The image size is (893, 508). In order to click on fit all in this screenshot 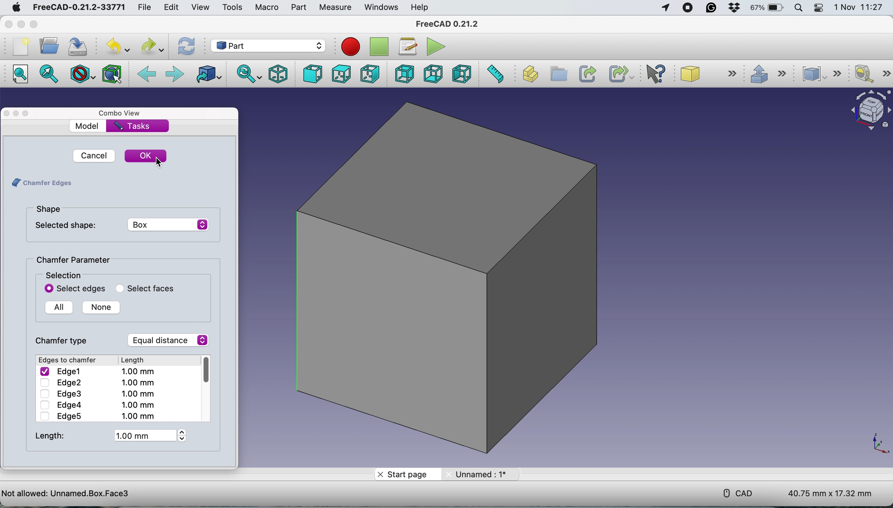, I will do `click(22, 74)`.